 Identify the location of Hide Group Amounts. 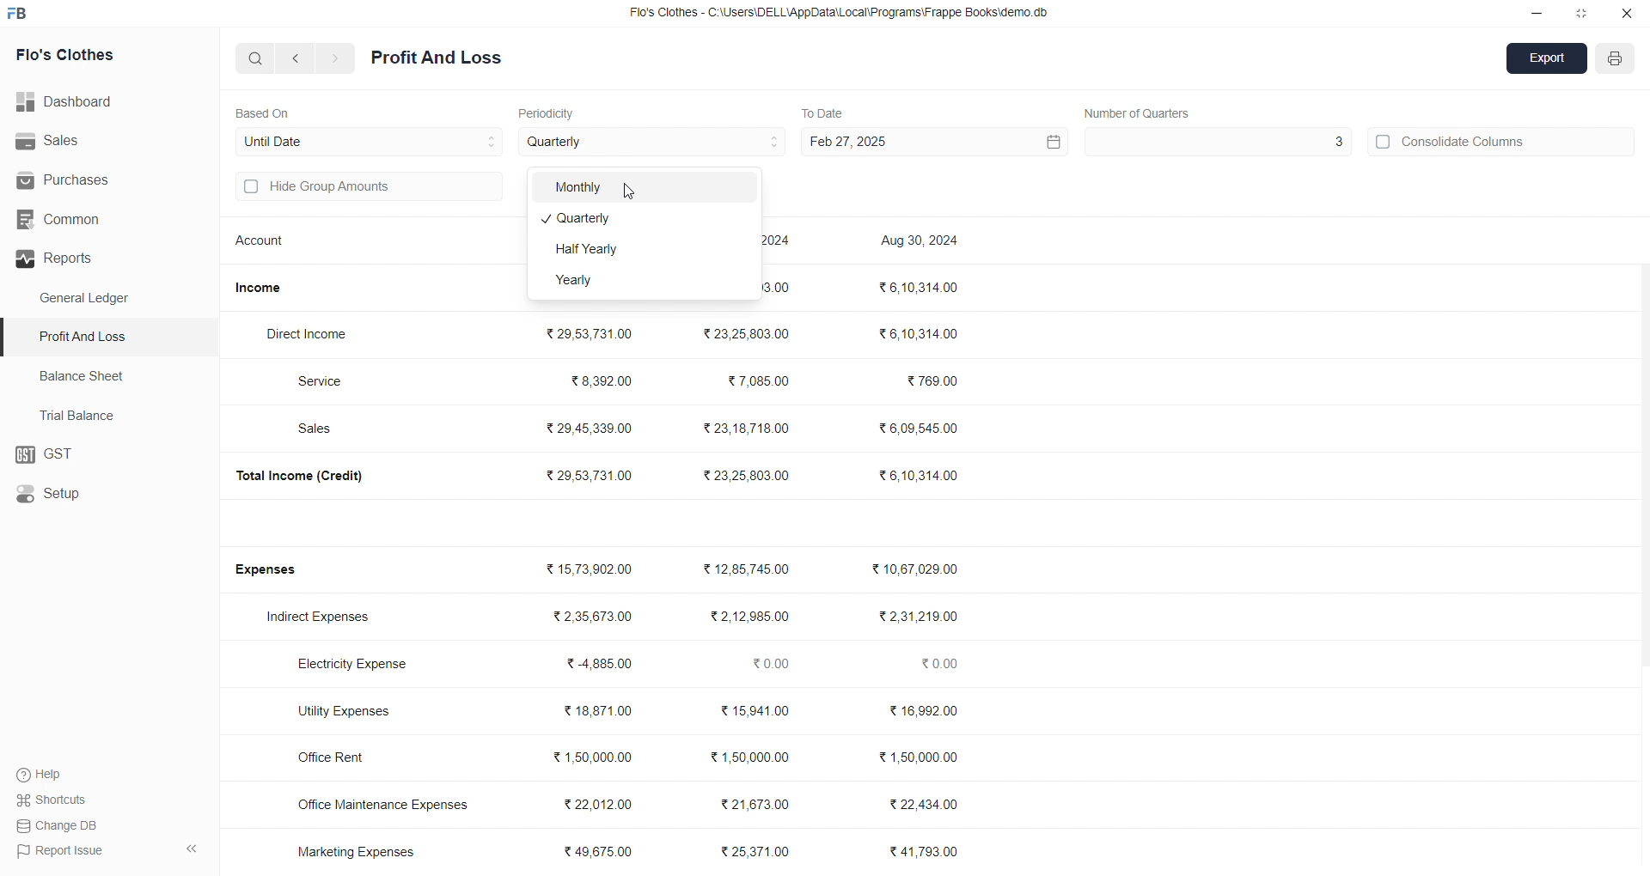
(366, 188).